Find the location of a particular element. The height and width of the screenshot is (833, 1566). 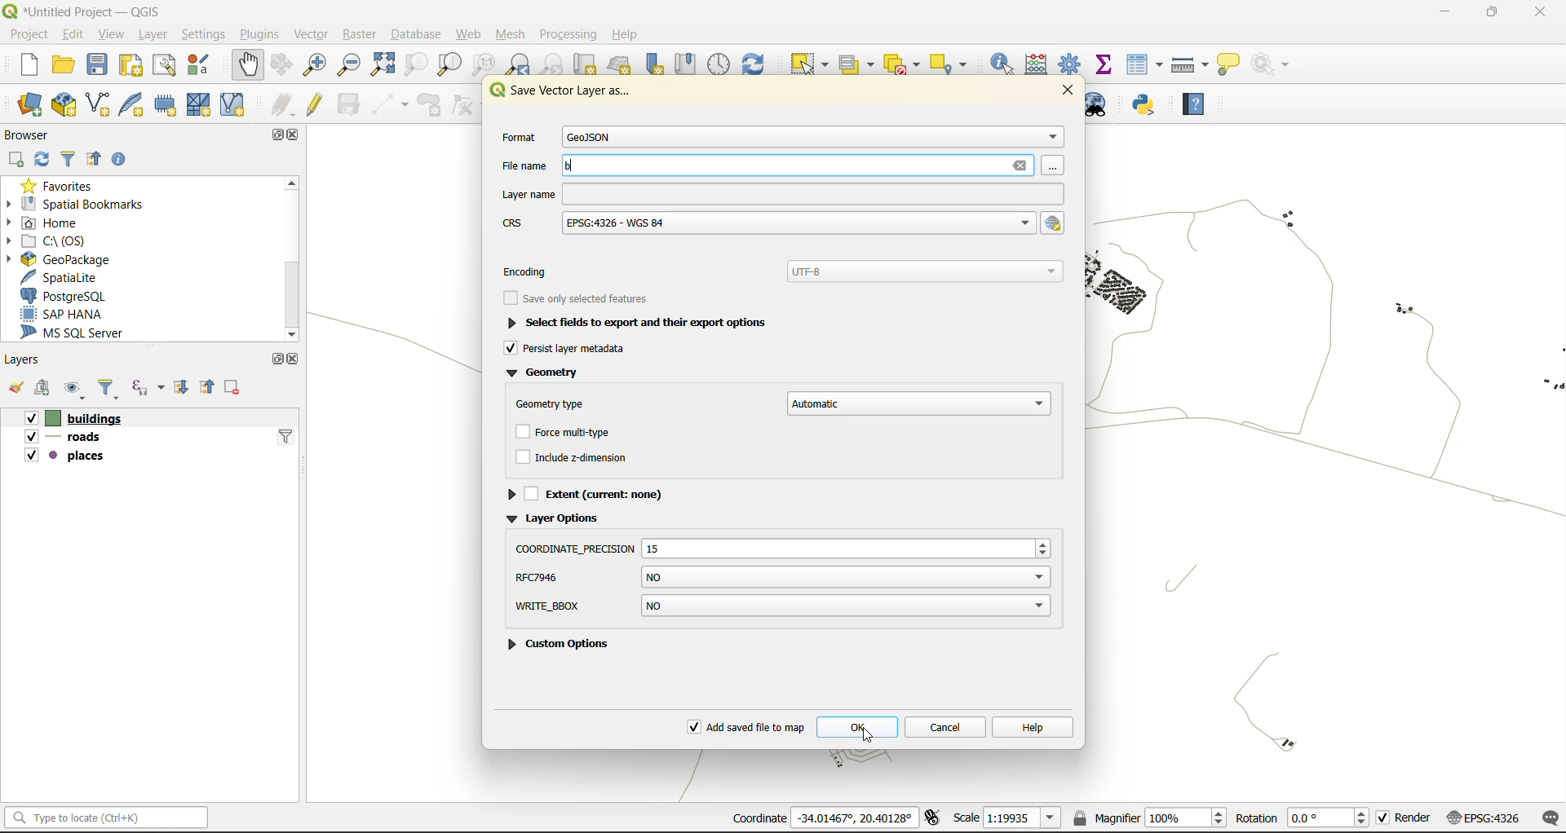

cancel is located at coordinates (944, 725).